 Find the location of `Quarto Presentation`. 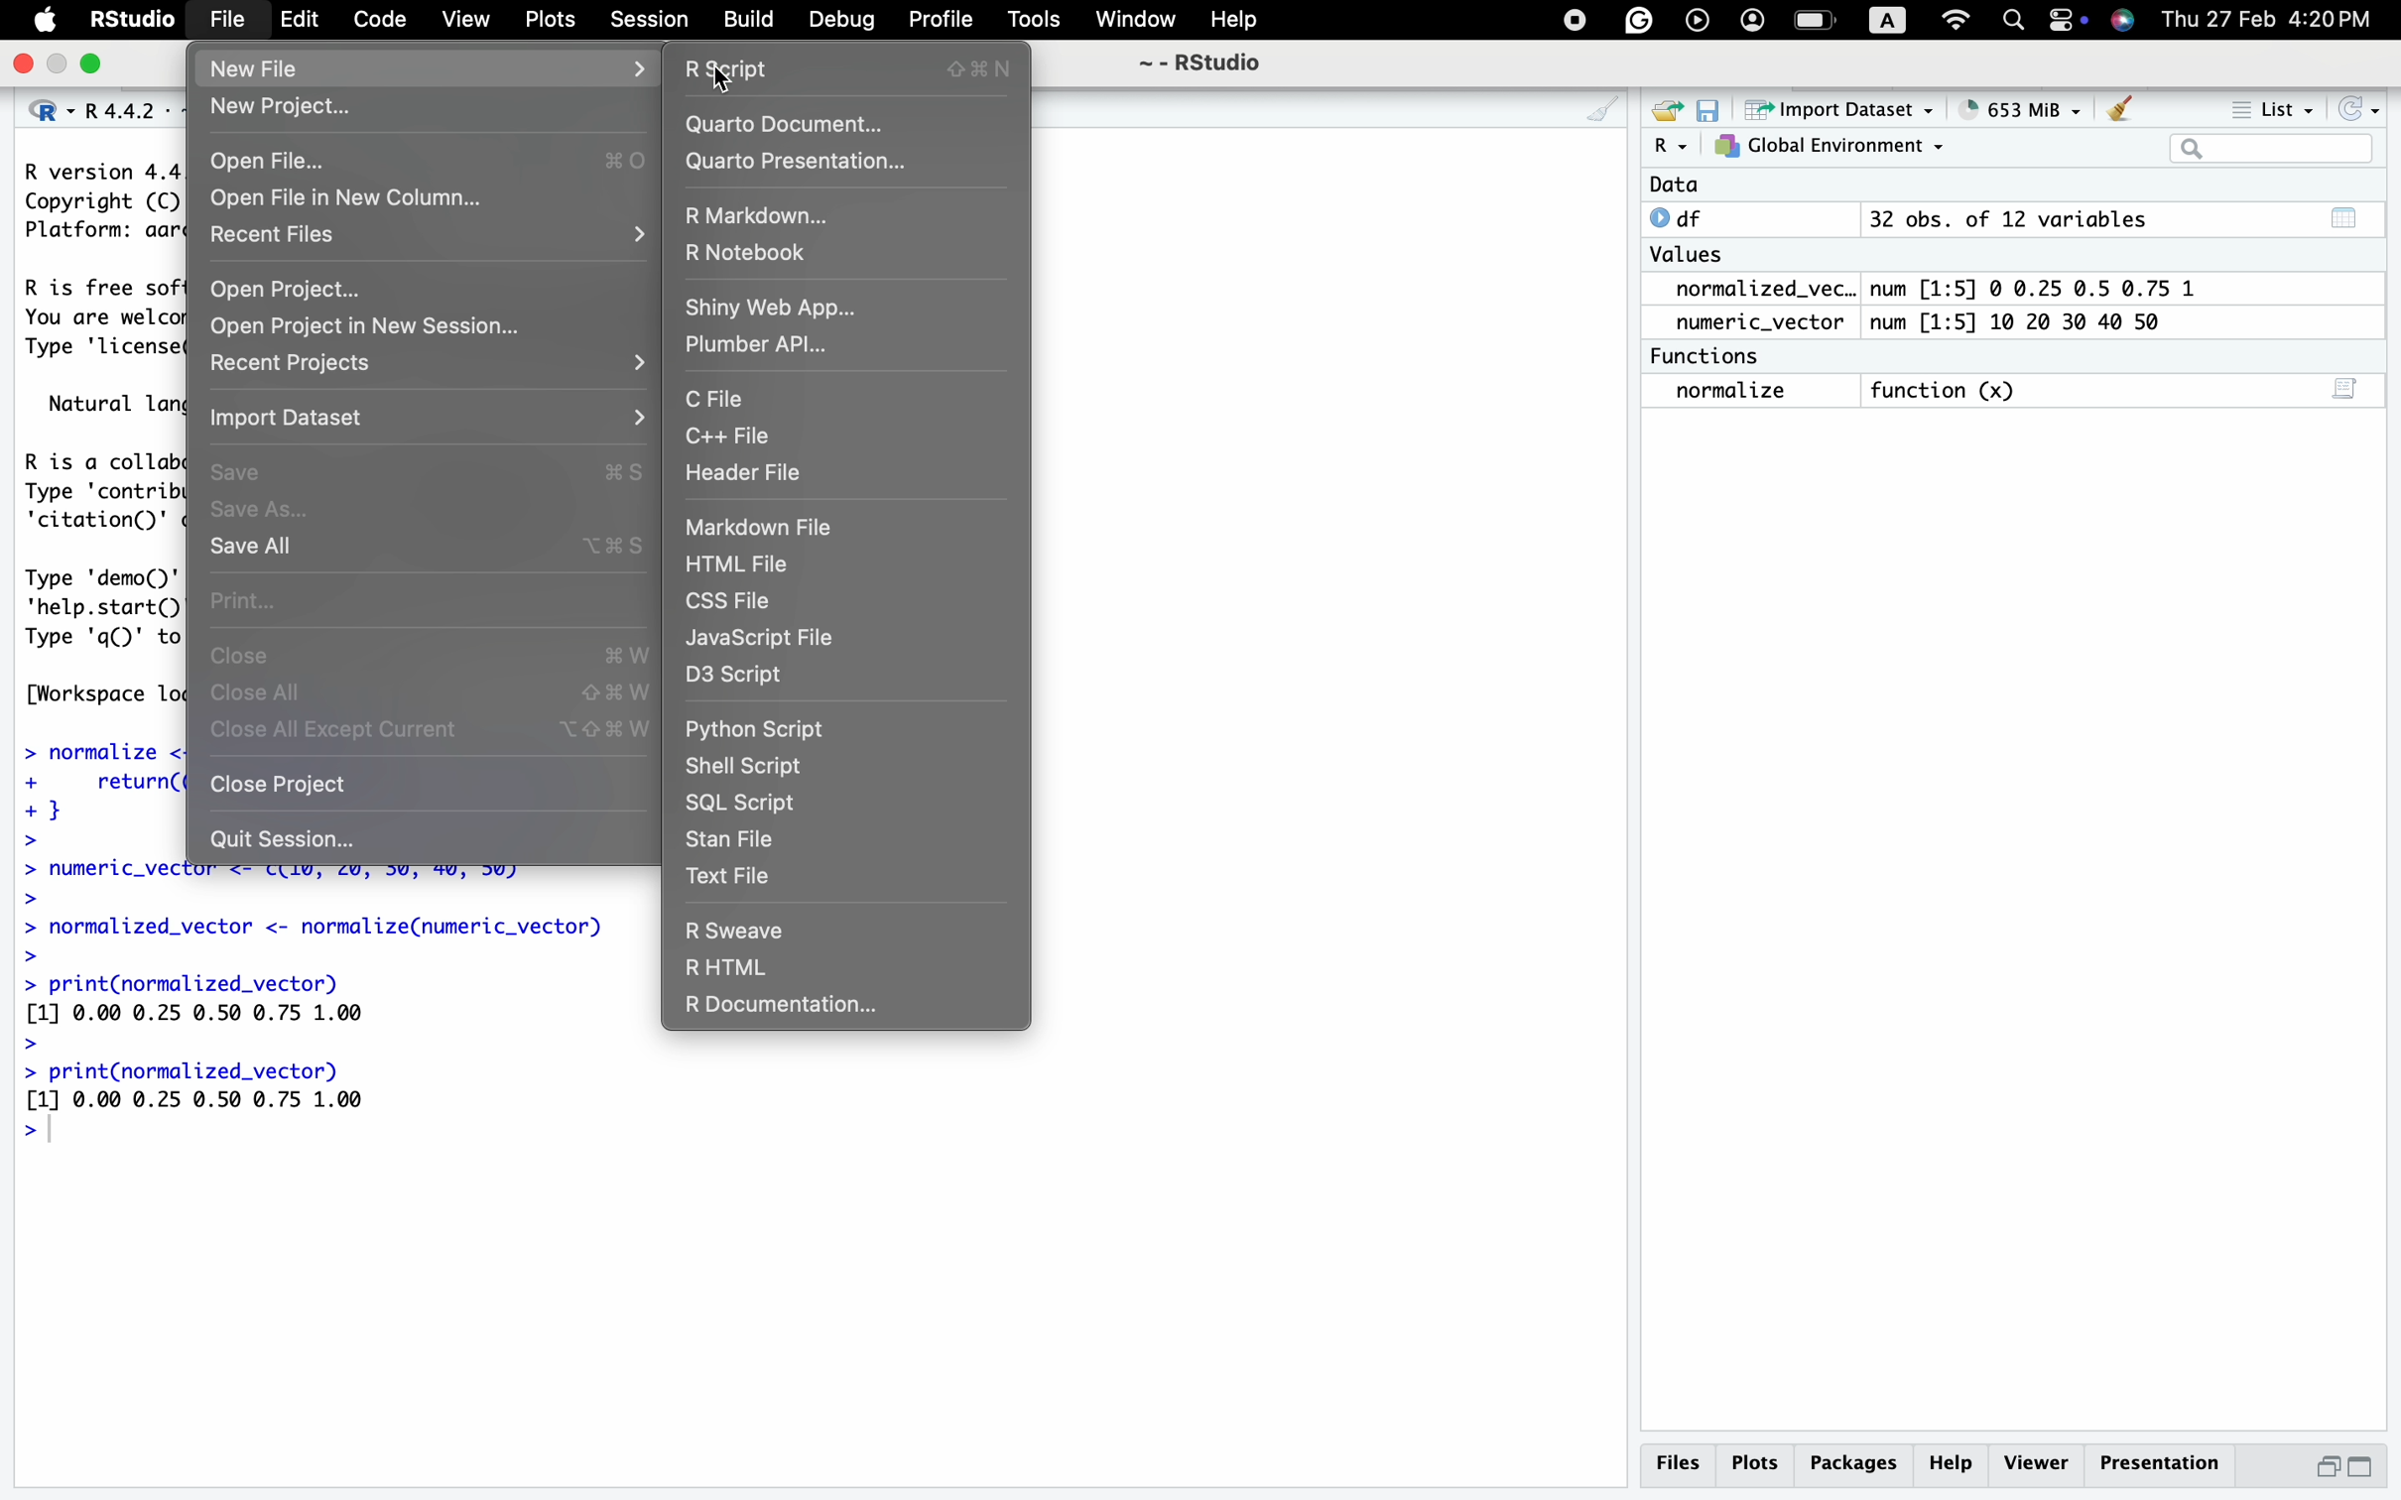

Quarto Presentation is located at coordinates (802, 162).